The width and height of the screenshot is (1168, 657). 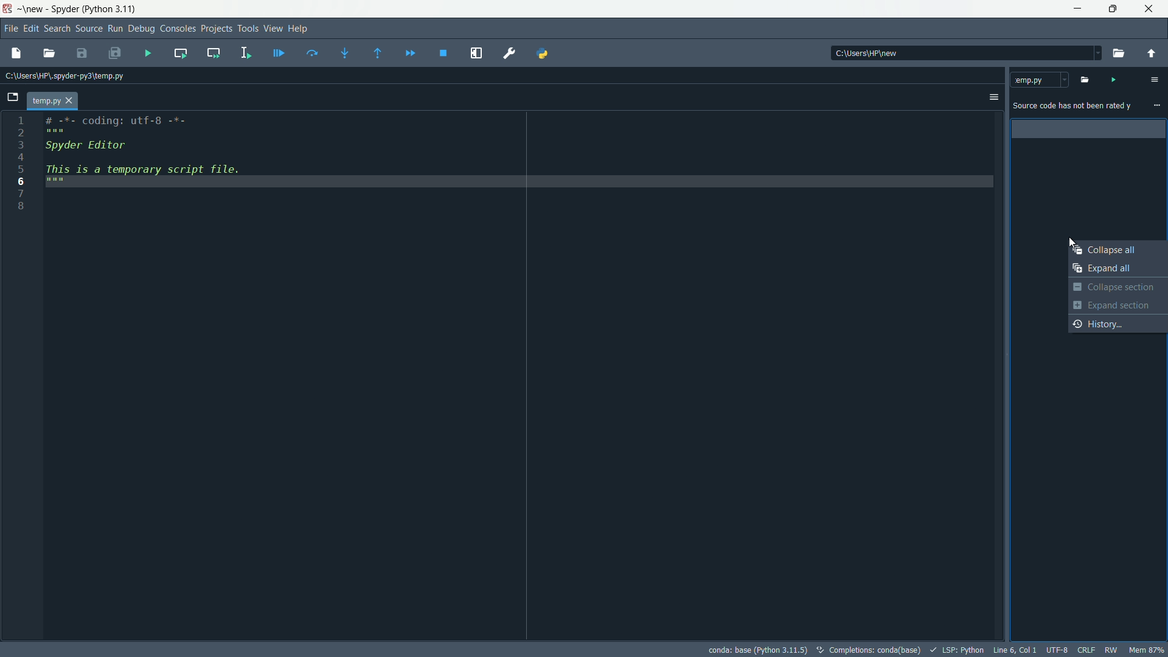 What do you see at coordinates (20, 145) in the screenshot?
I see `3` at bounding box center [20, 145].